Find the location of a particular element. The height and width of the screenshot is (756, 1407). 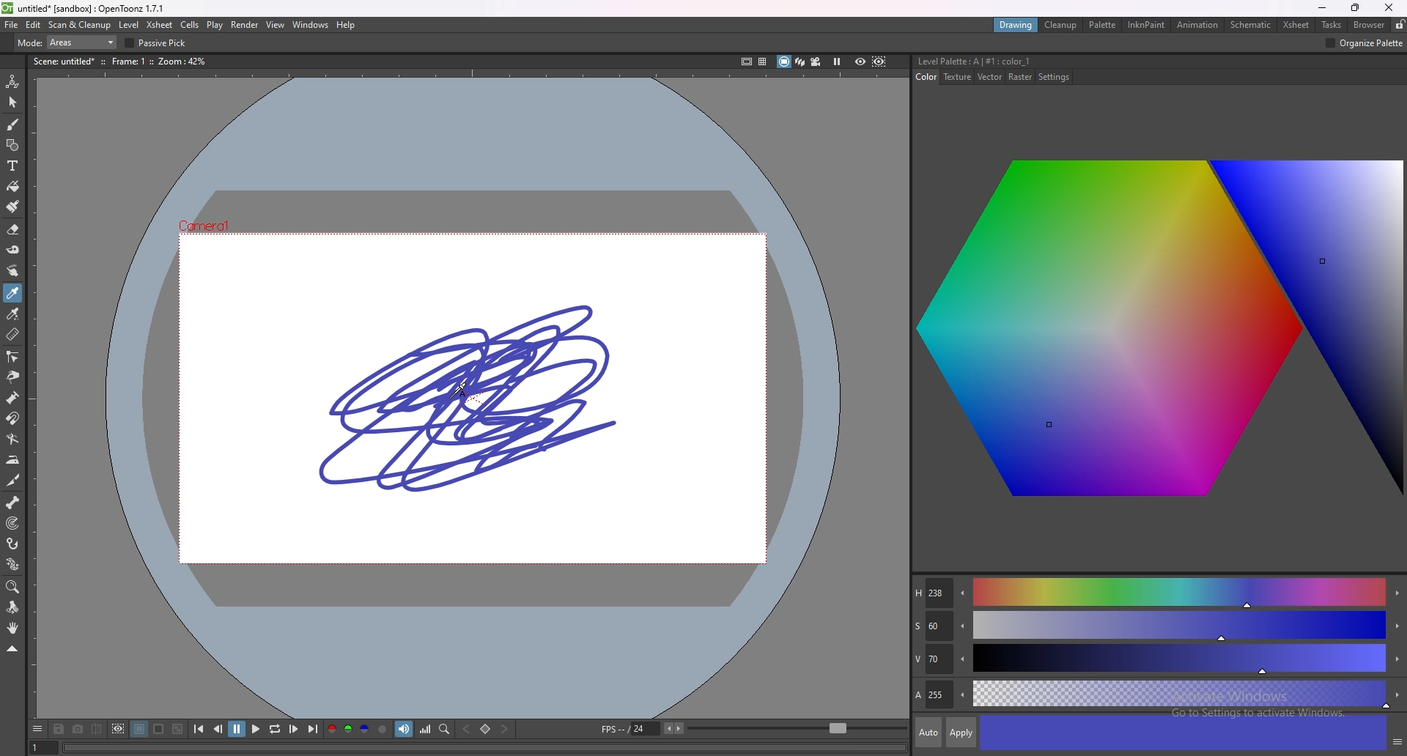

paintbrush tool is located at coordinates (14, 206).